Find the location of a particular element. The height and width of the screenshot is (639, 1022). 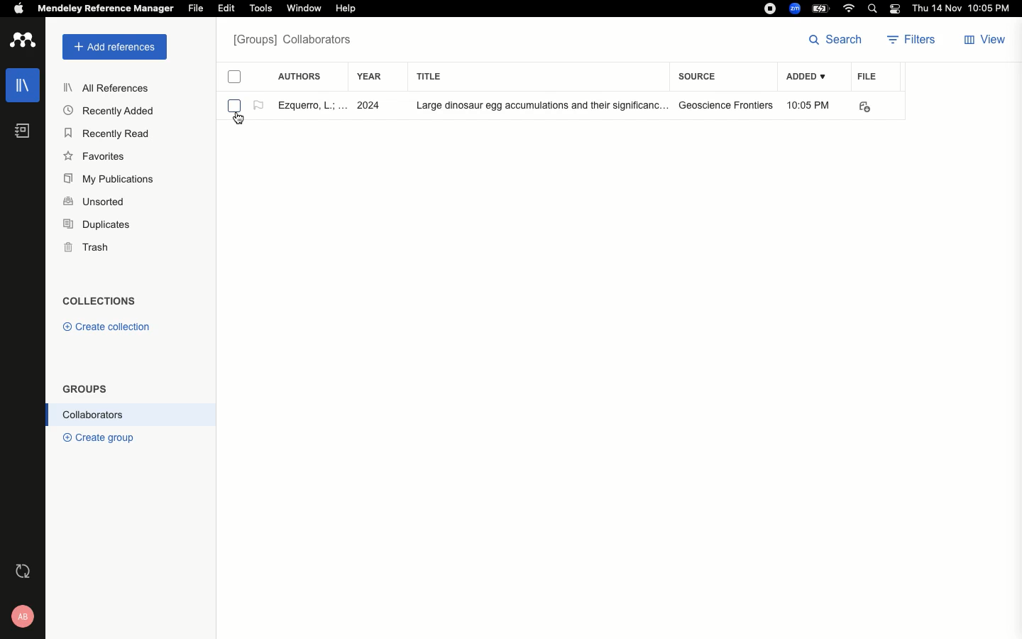

All references is located at coordinates (111, 89).